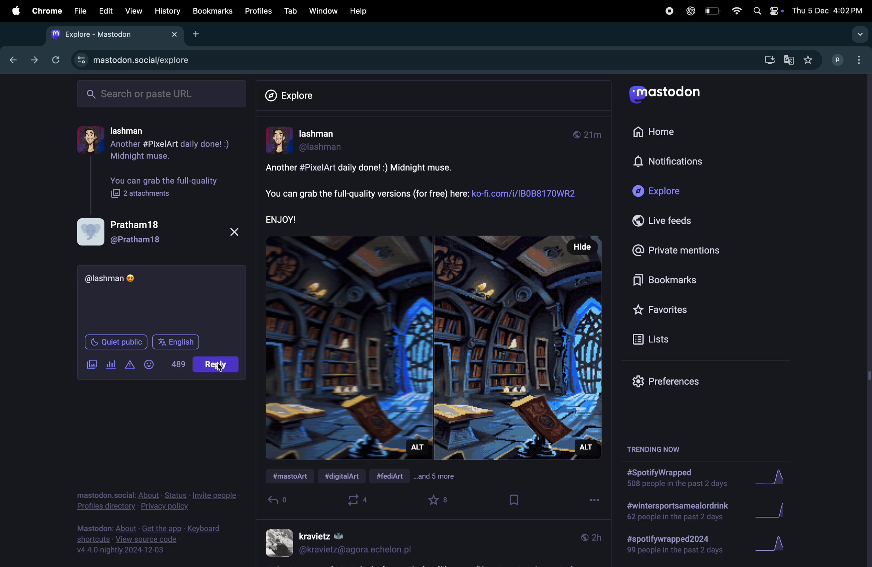 This screenshot has width=872, height=567. Describe the element at coordinates (106, 12) in the screenshot. I see `Edit` at that location.